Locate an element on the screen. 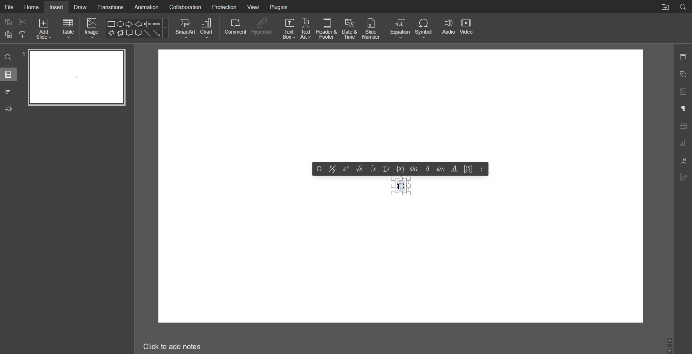 Image resolution: width=692 pixels, height=354 pixels. Search is located at coordinates (683, 7).